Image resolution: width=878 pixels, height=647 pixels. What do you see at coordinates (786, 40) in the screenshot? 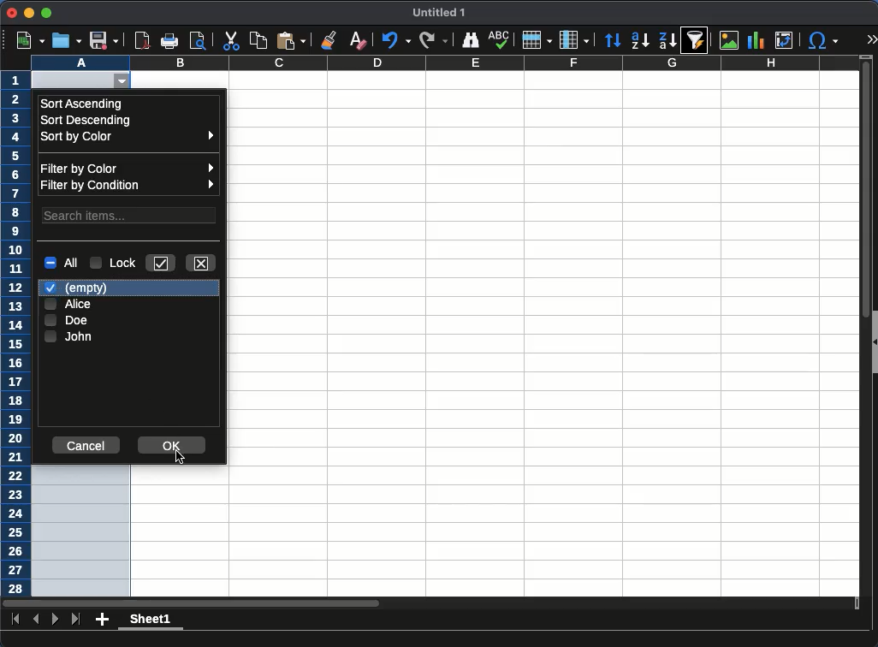
I see `pivot table` at bounding box center [786, 40].